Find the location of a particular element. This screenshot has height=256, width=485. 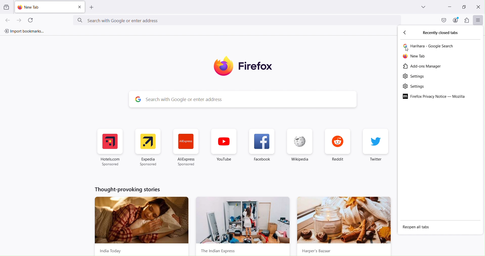

Ali express Web Shortcaut is located at coordinates (186, 148).